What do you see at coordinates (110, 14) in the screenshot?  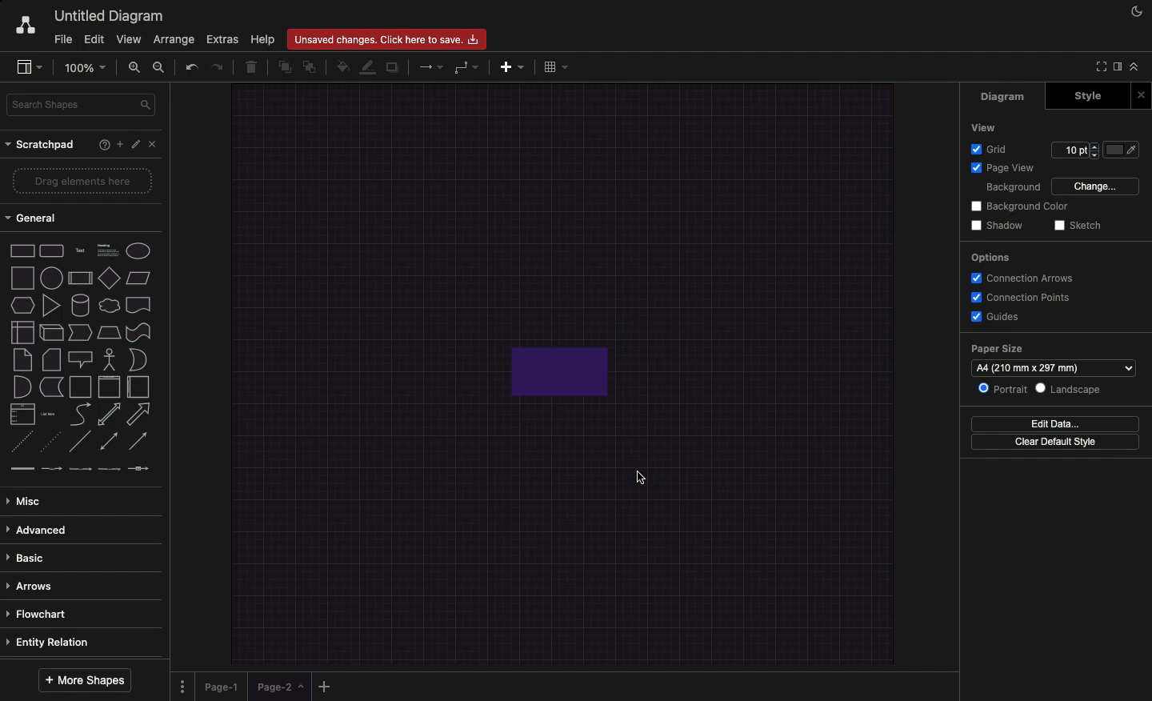 I see `Untitled diagram ` at bounding box center [110, 14].